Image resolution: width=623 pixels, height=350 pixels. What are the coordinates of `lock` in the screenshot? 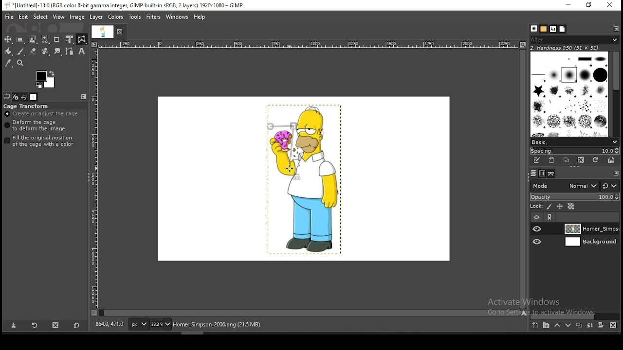 It's located at (535, 207).